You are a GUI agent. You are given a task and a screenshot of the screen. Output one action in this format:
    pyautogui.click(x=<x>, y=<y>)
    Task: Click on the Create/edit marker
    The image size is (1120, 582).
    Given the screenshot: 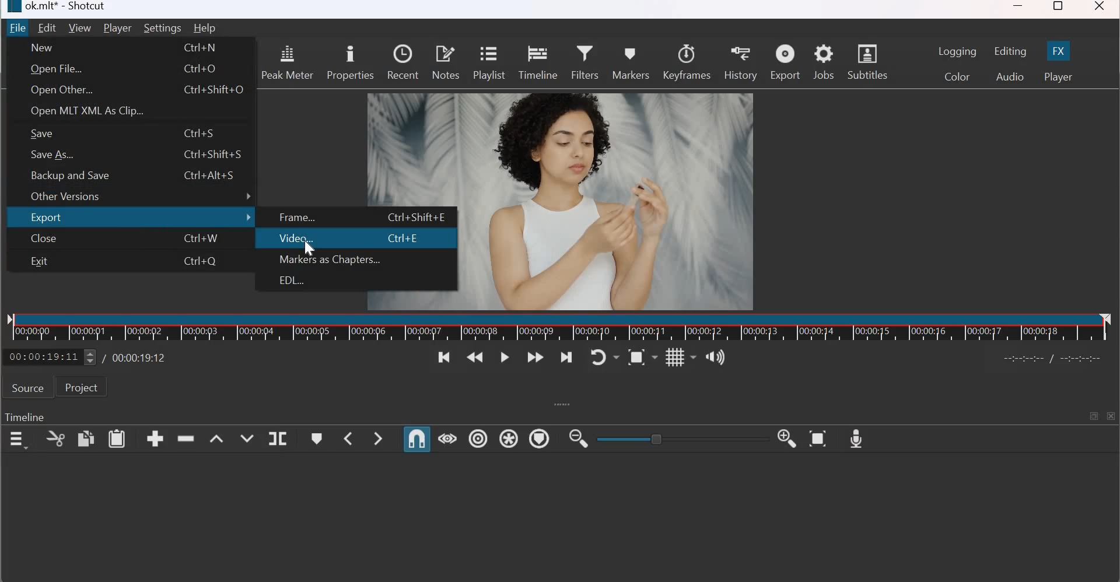 What is the action you would take?
    pyautogui.click(x=316, y=439)
    